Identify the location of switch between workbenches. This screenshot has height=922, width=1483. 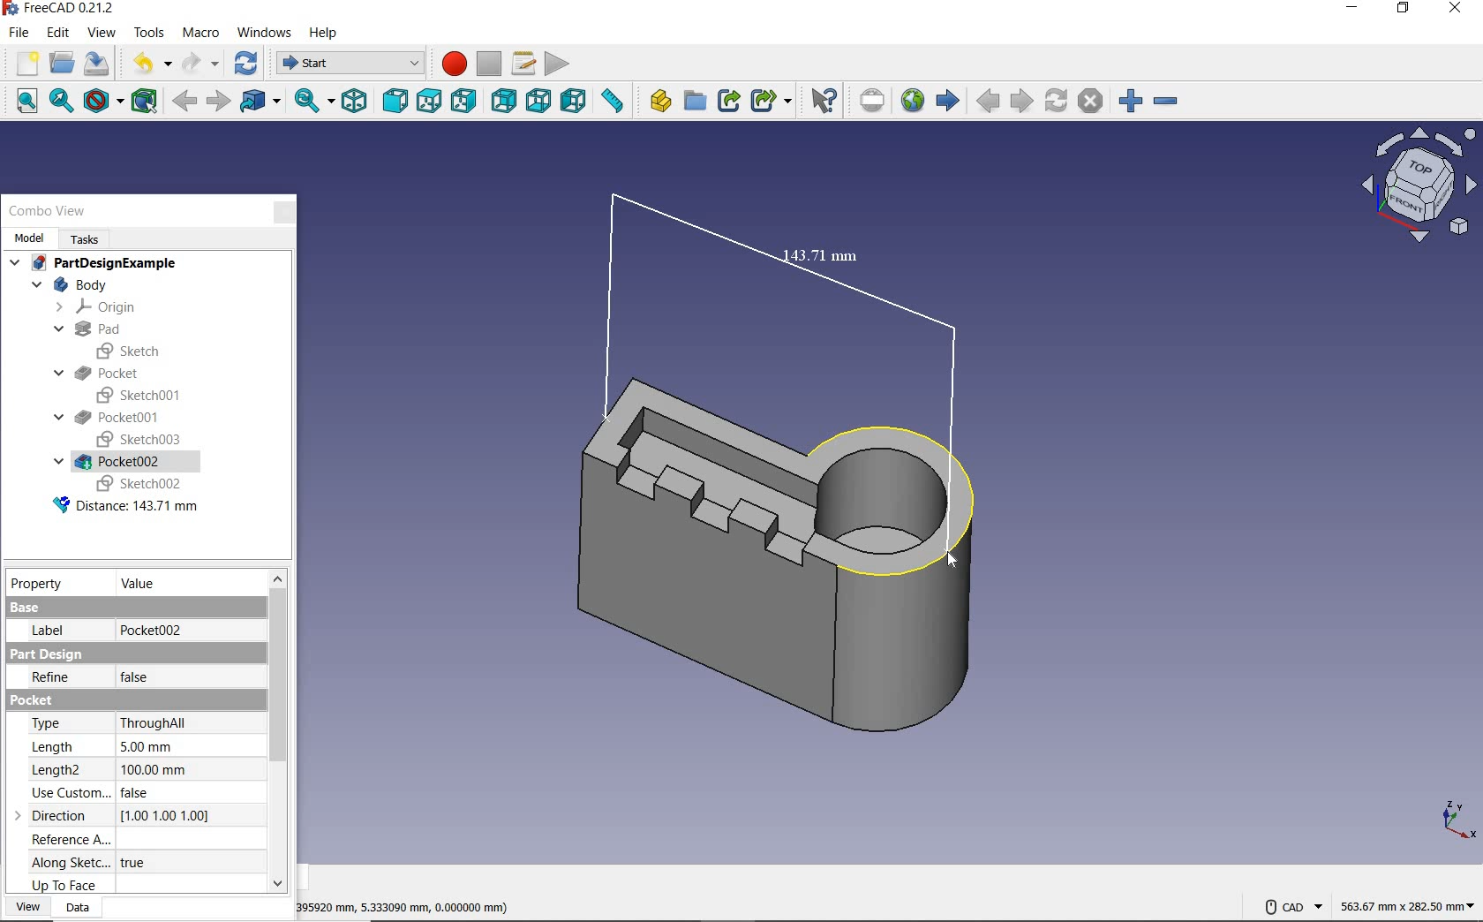
(347, 64).